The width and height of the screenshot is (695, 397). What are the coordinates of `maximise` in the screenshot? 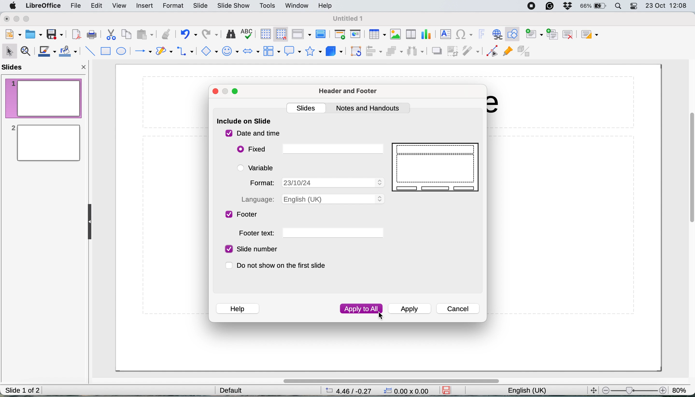 It's located at (236, 92).